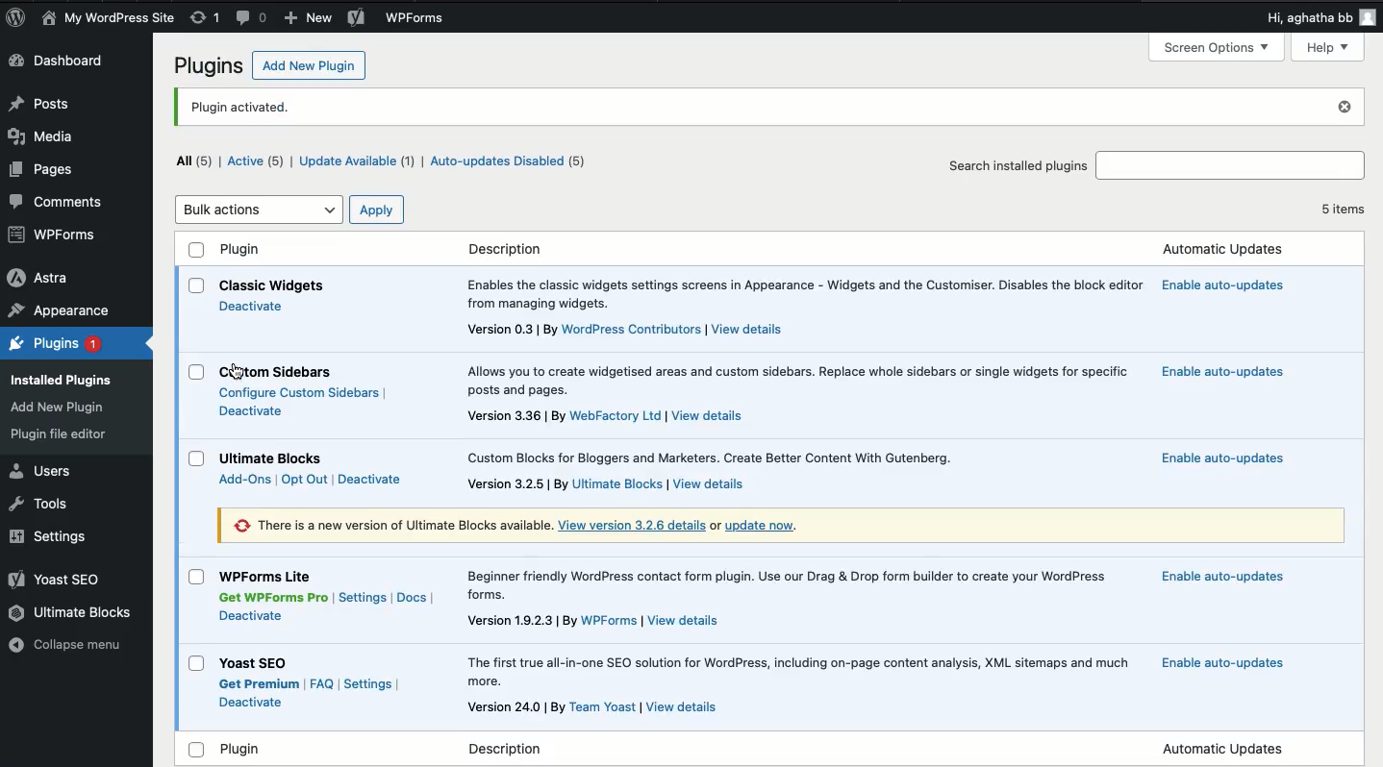  Describe the element at coordinates (273, 284) in the screenshot. I see `Classic widgets` at that location.